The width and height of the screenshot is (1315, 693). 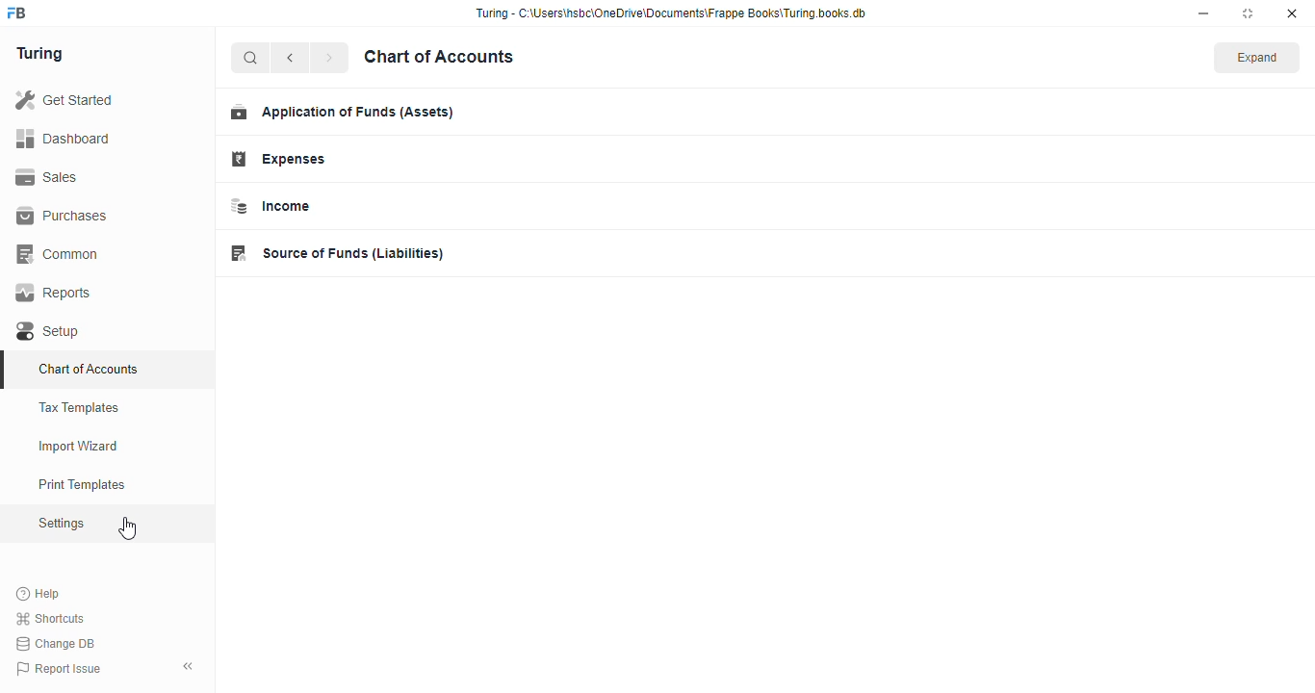 What do you see at coordinates (1204, 13) in the screenshot?
I see `minimize` at bounding box center [1204, 13].